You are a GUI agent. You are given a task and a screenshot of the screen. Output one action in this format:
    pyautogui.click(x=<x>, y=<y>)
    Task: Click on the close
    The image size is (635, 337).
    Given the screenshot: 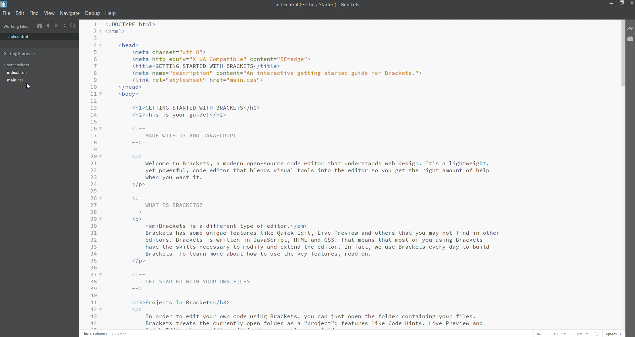 What is the action you would take?
    pyautogui.click(x=631, y=3)
    